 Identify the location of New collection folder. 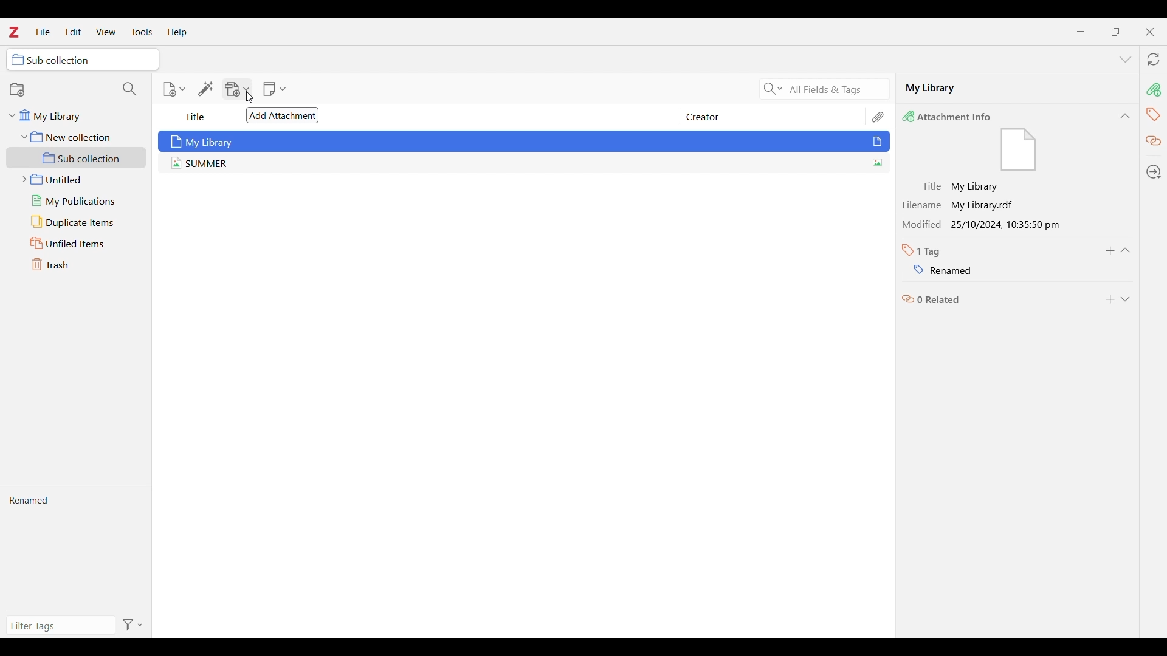
(75, 137).